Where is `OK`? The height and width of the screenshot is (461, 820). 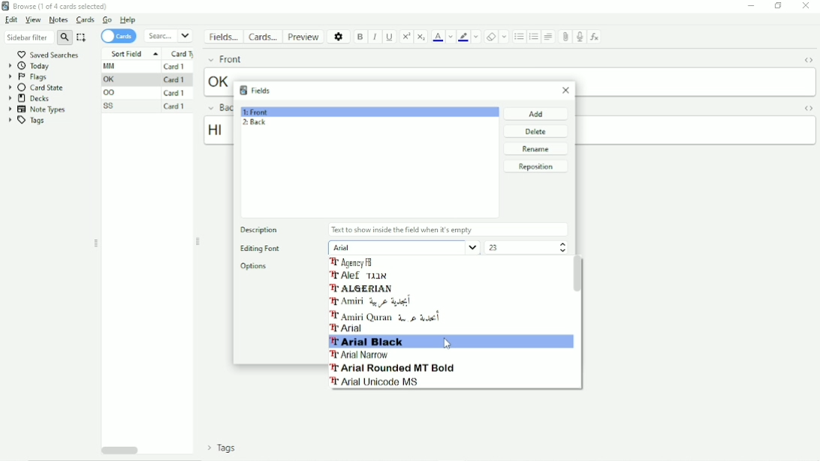
OK is located at coordinates (111, 80).